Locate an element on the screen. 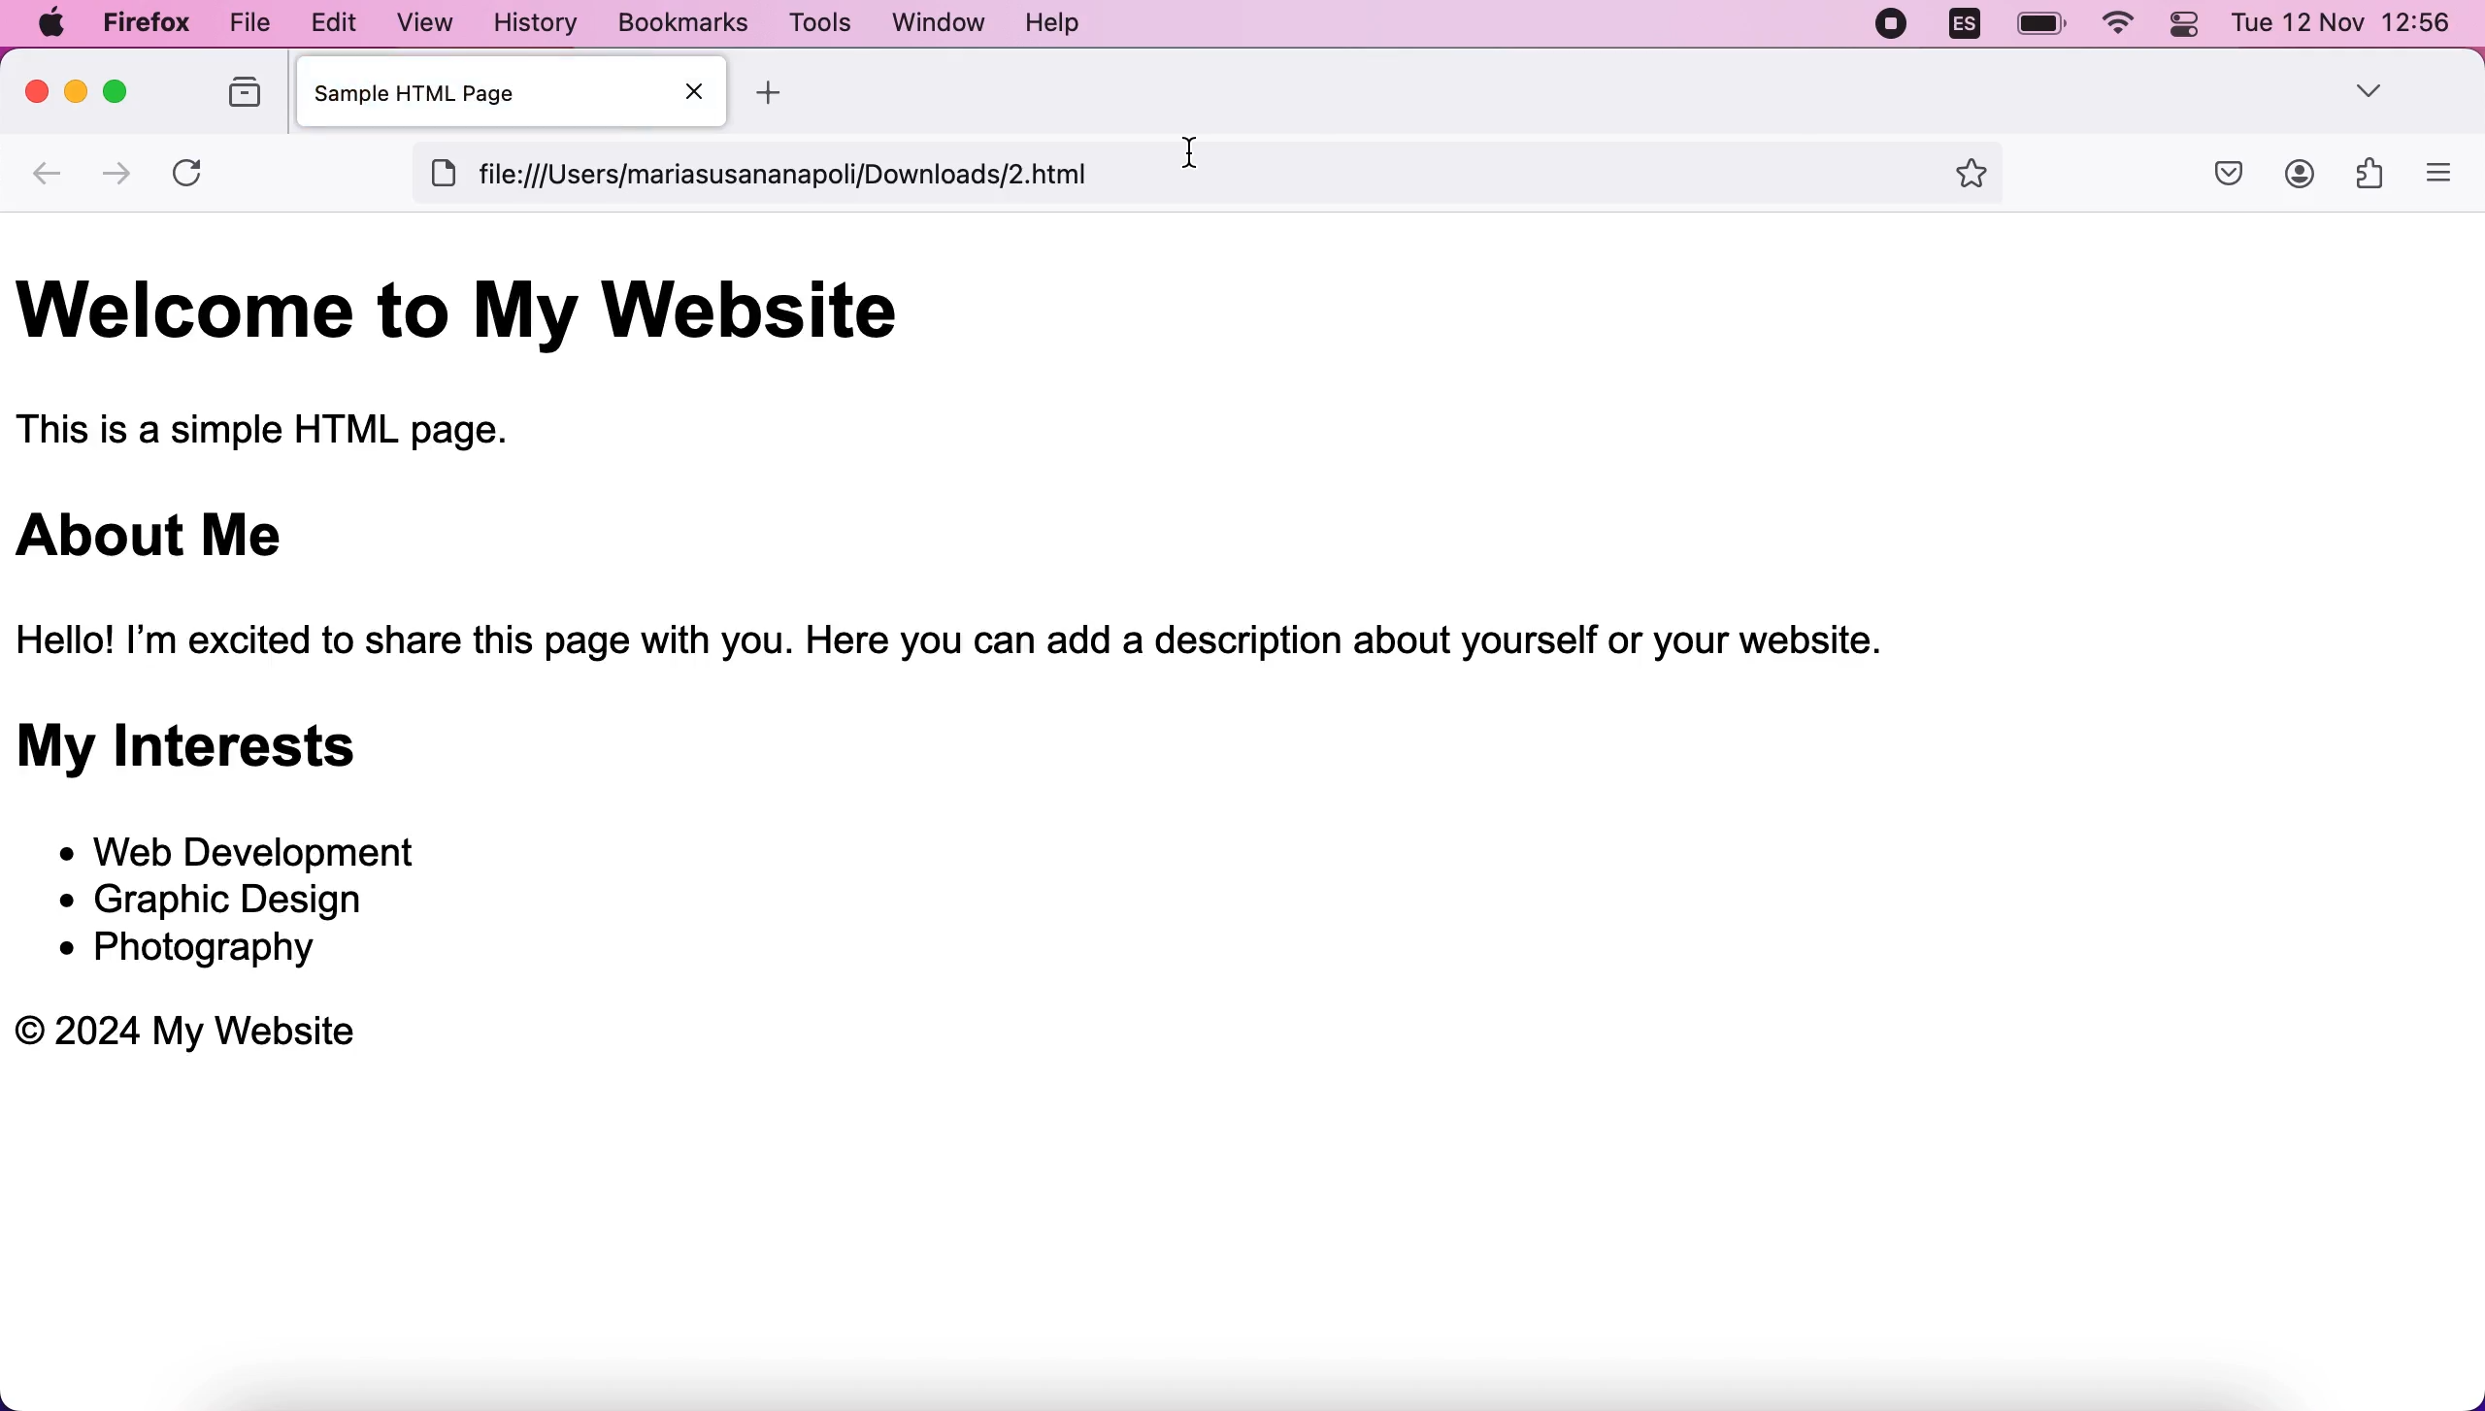  Tue 12 Nov 12:56 is located at coordinates (2337, 29).